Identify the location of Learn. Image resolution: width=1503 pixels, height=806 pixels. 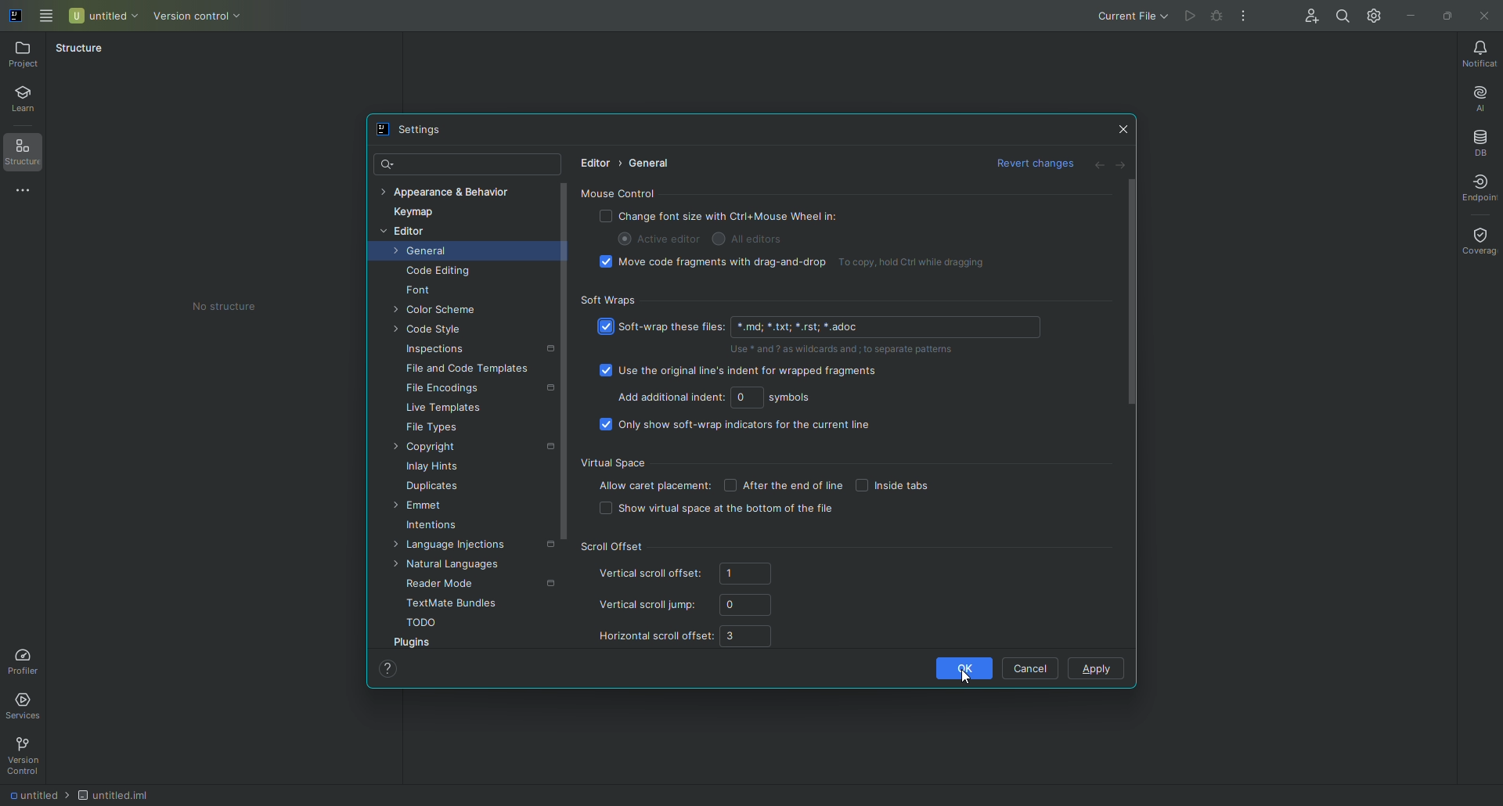
(27, 100).